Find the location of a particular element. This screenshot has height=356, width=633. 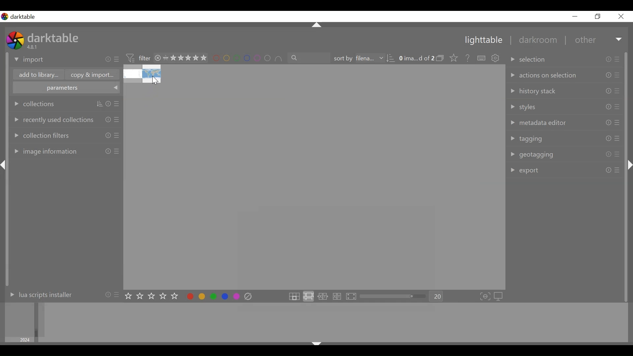

 is located at coordinates (320, 344).